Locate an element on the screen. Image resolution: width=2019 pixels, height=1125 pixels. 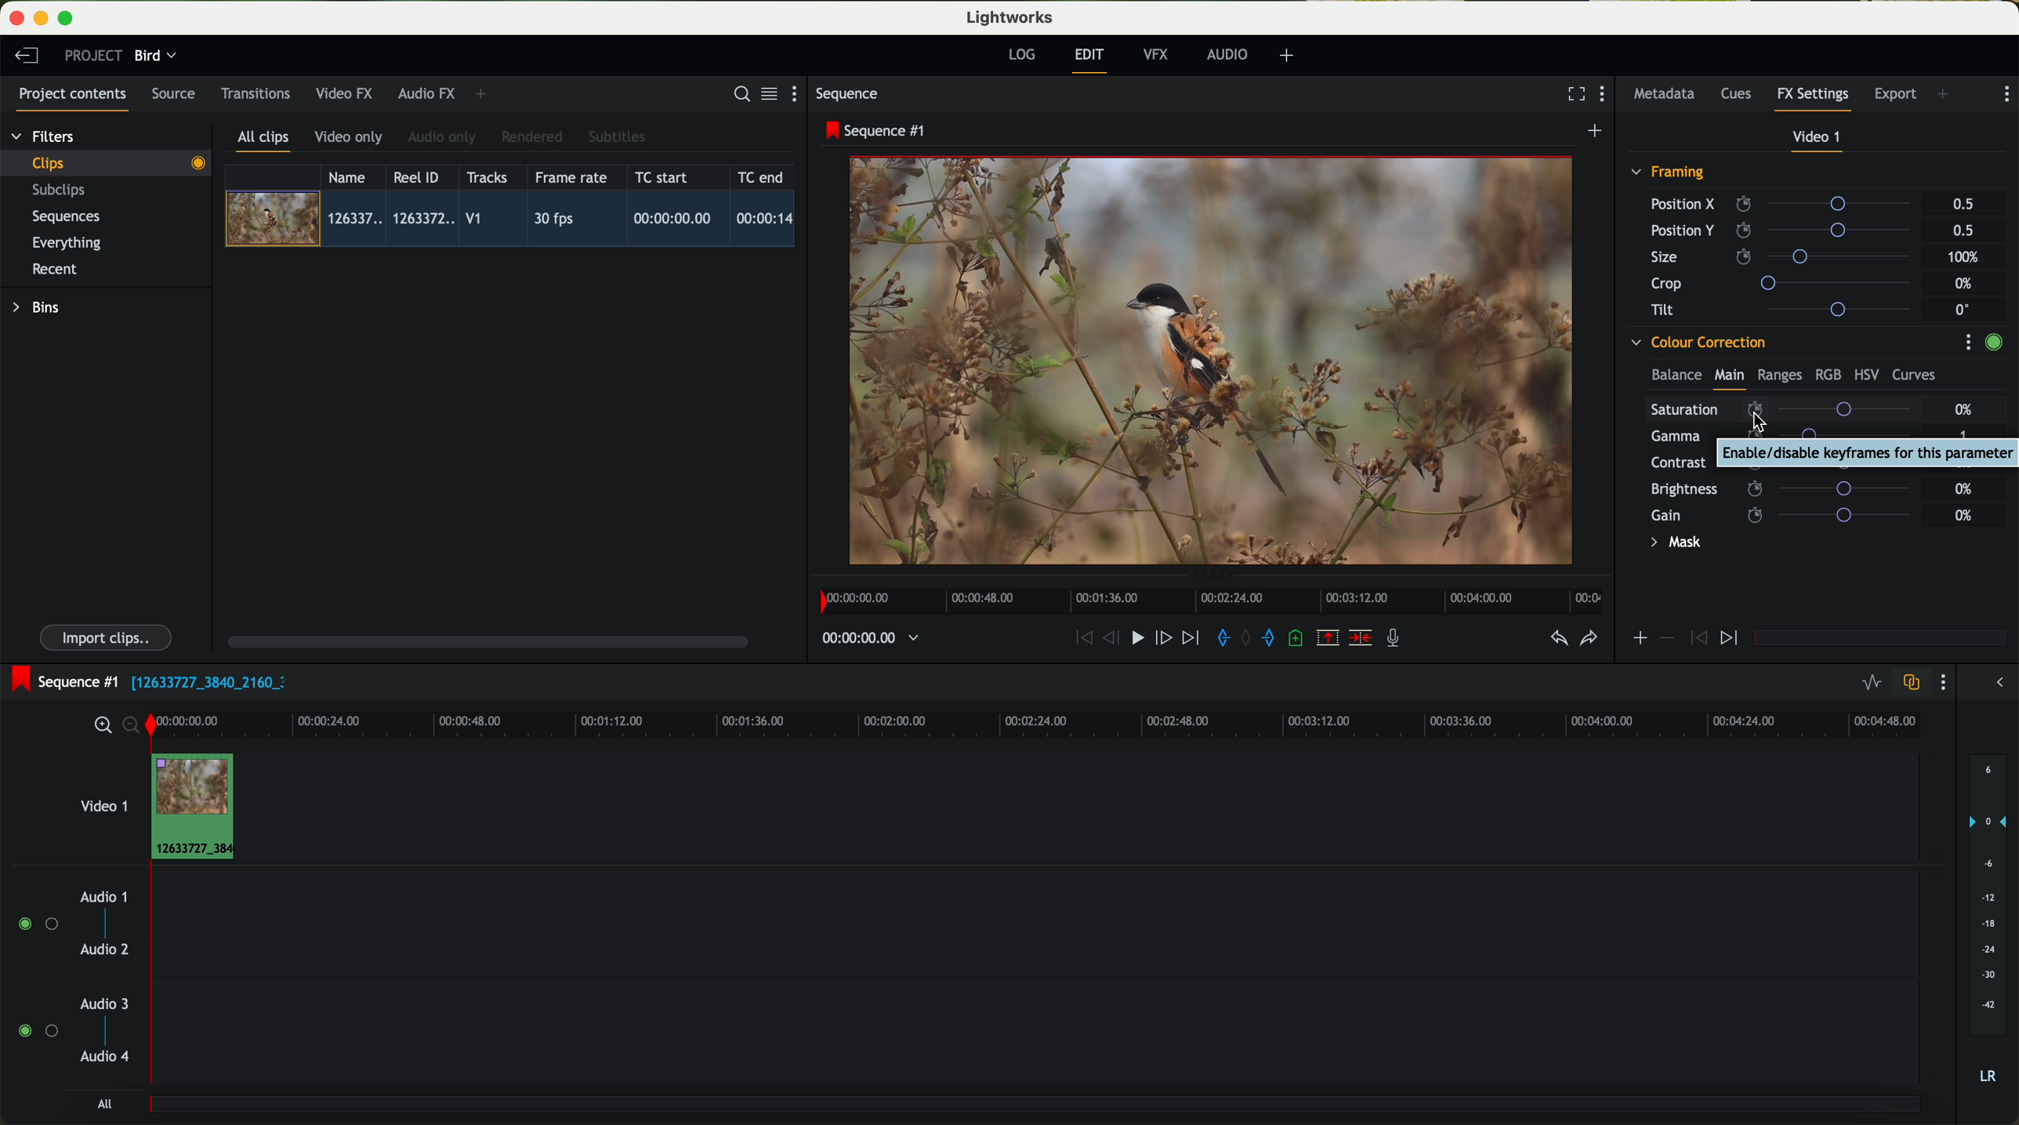
icon is located at coordinates (1666, 638).